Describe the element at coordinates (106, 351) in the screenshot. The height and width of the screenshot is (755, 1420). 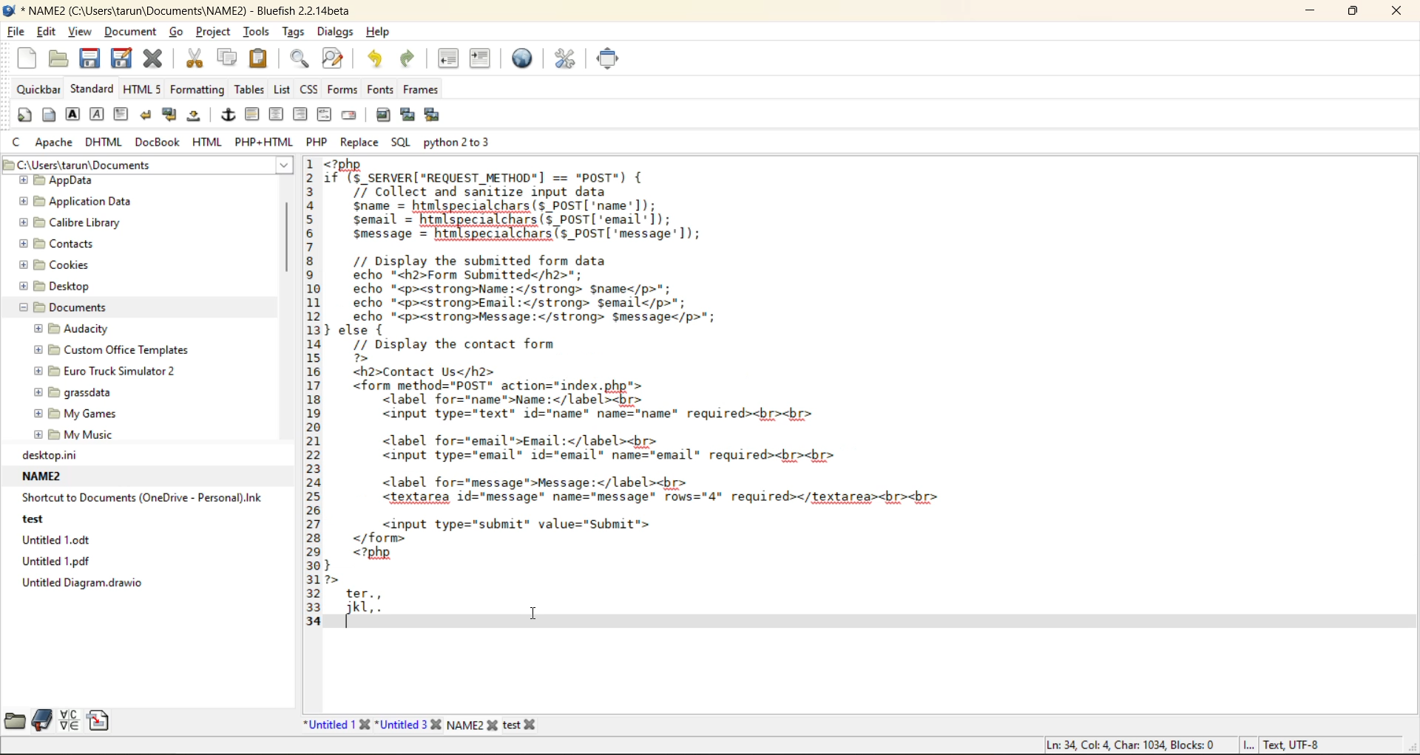
I see `Custom Office Templates` at that location.